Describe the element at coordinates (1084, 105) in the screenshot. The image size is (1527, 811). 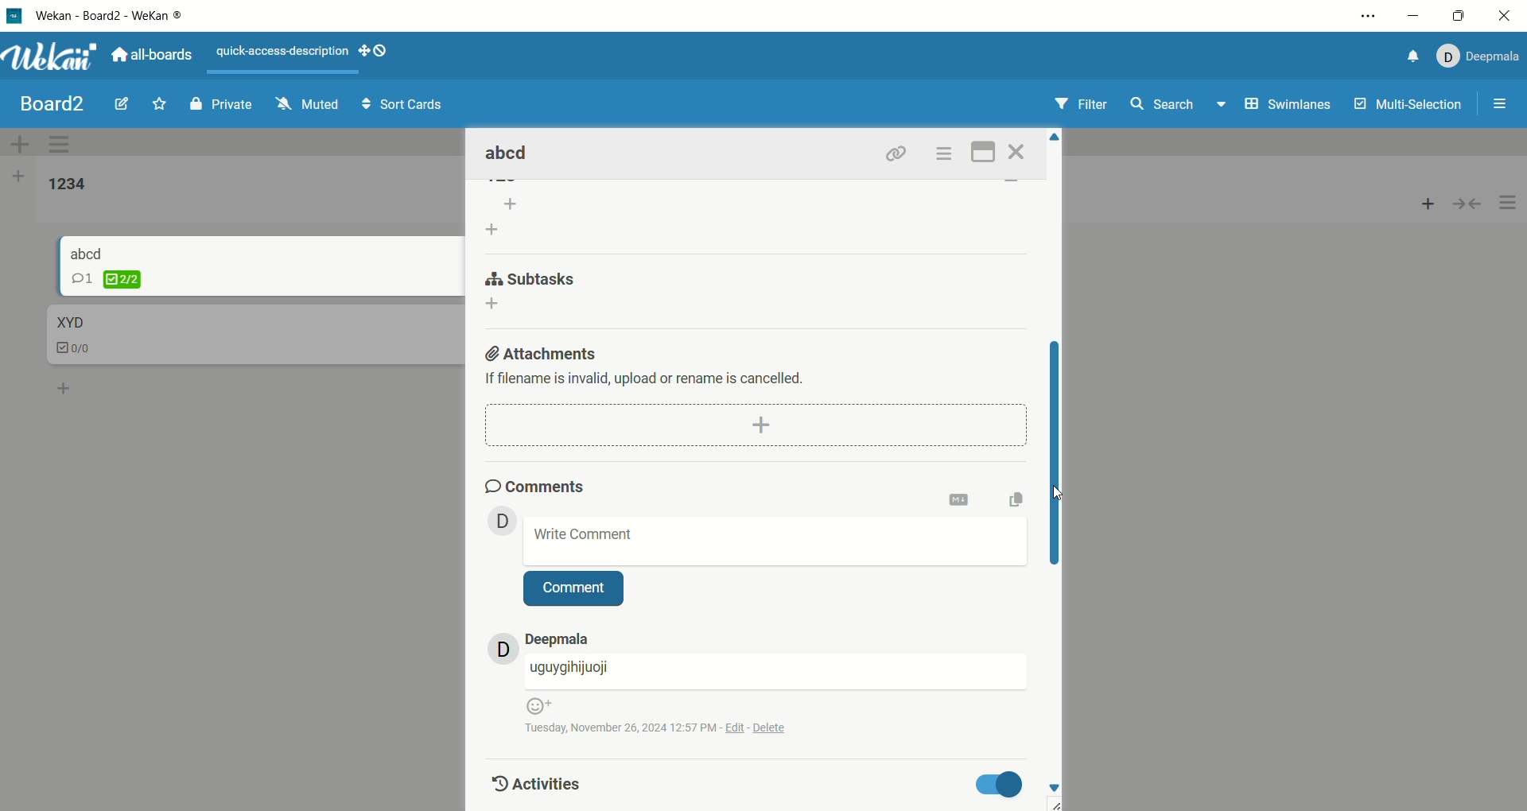
I see `filter` at that location.